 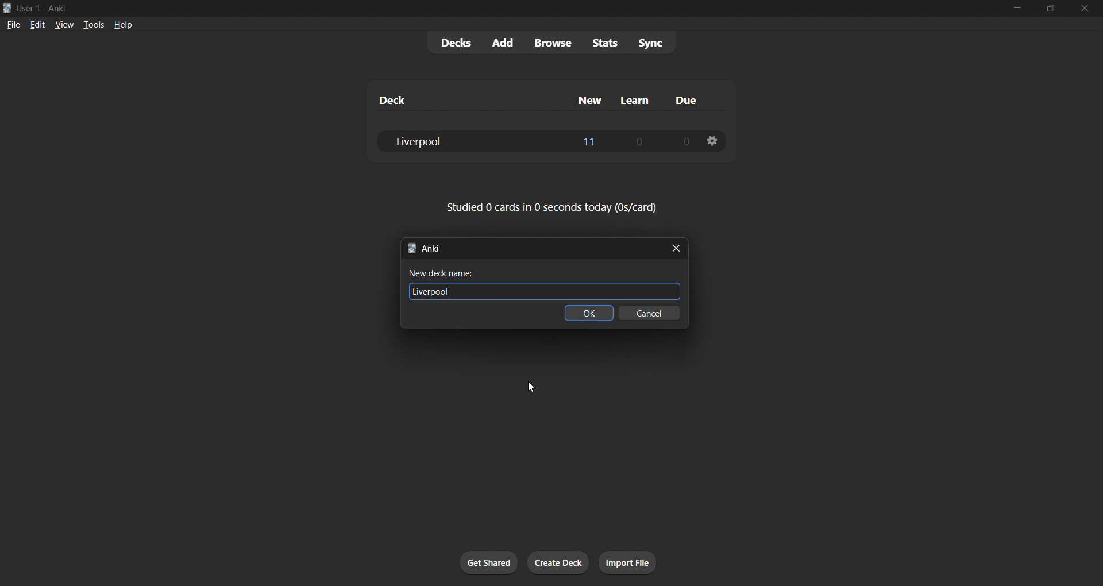 What do you see at coordinates (1086, 9) in the screenshot?
I see `close` at bounding box center [1086, 9].